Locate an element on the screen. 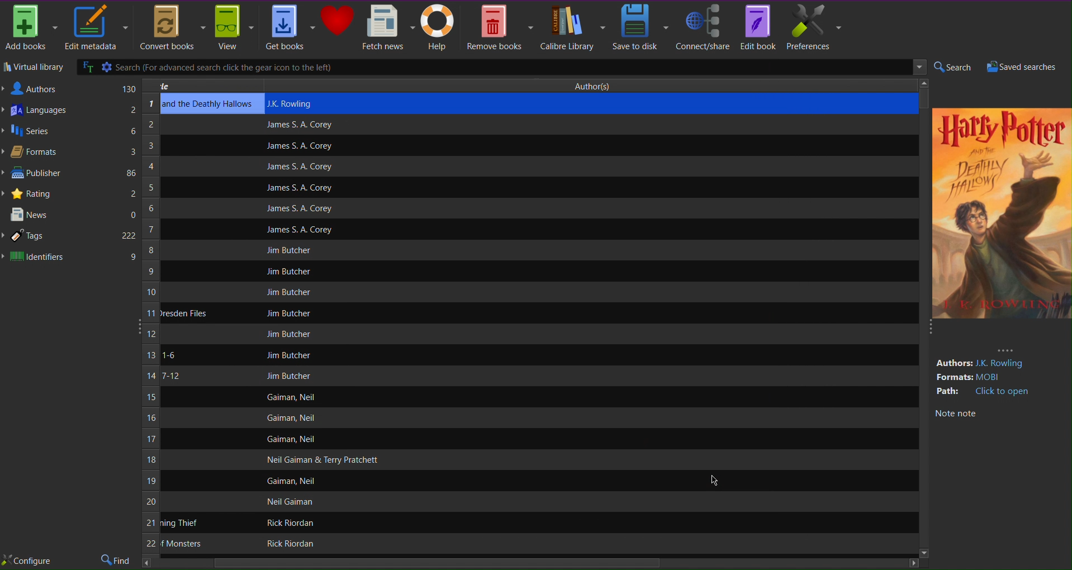 This screenshot has width=1072, height=570. James S. A. Corey is located at coordinates (298, 188).